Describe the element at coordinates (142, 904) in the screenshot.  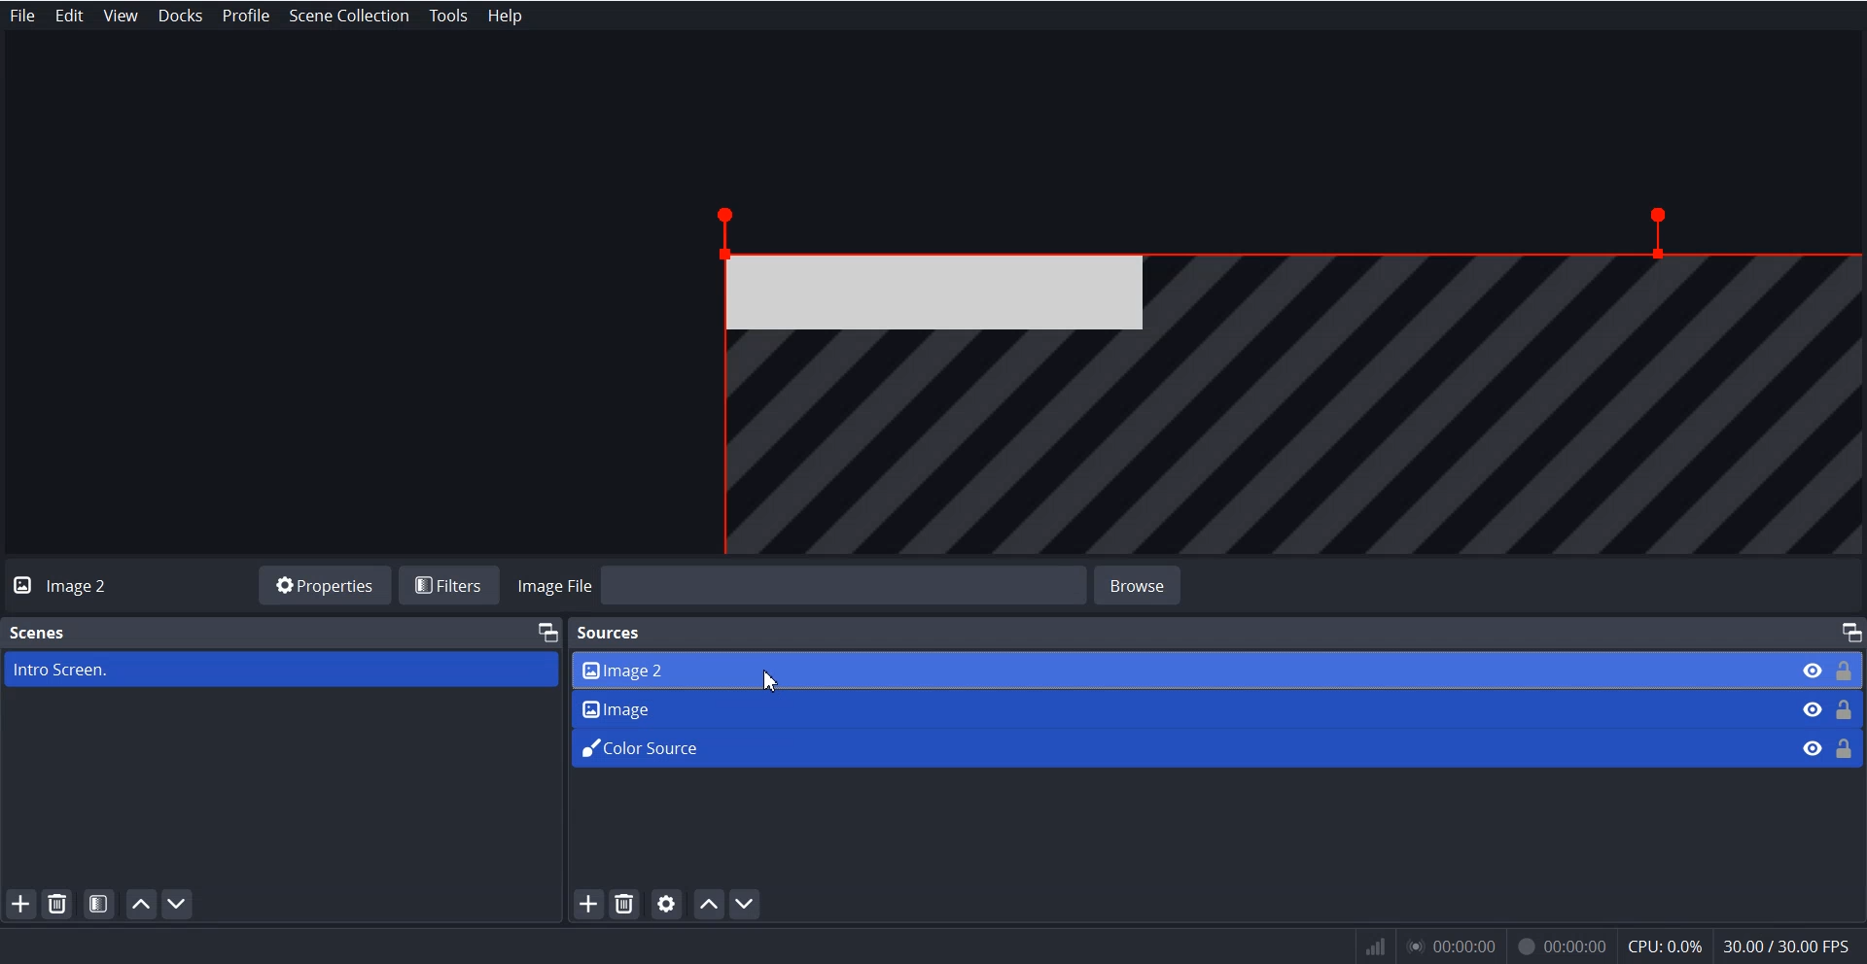
I see `Move Scene Up` at that location.